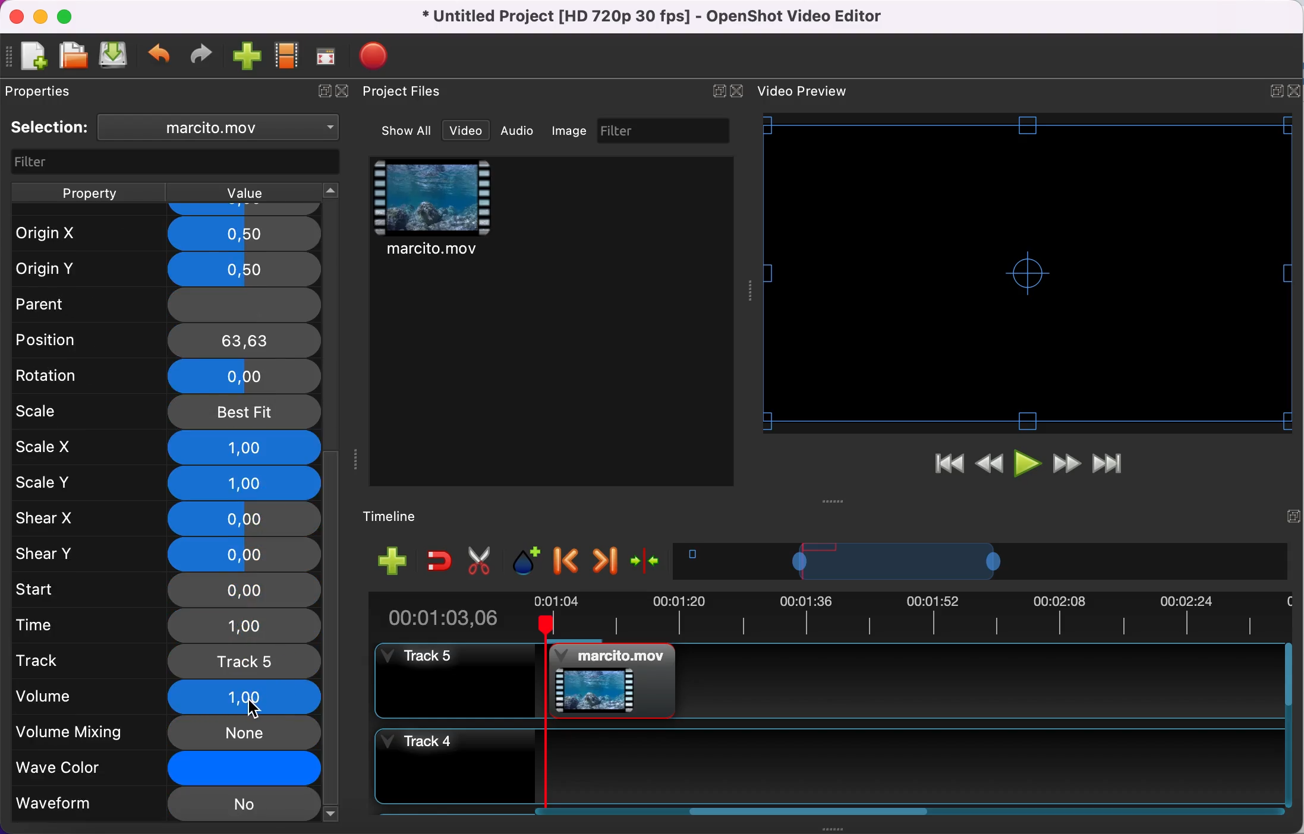  I want to click on selection, so click(50, 127).